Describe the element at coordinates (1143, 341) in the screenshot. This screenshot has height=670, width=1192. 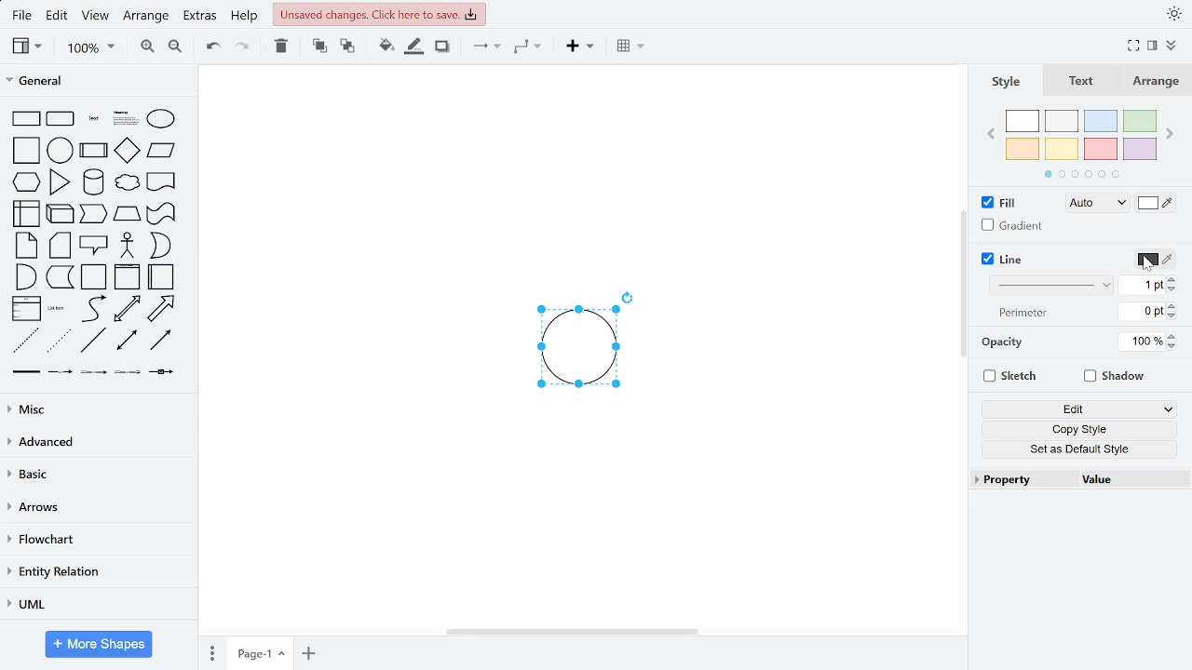
I see `change opacity` at that location.